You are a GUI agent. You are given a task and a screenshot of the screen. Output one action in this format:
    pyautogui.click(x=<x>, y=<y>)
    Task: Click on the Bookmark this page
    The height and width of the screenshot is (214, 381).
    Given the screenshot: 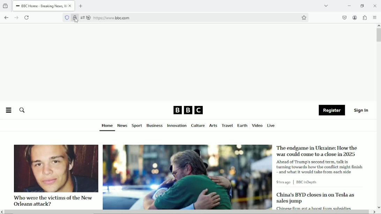 What is the action you would take?
    pyautogui.click(x=304, y=17)
    